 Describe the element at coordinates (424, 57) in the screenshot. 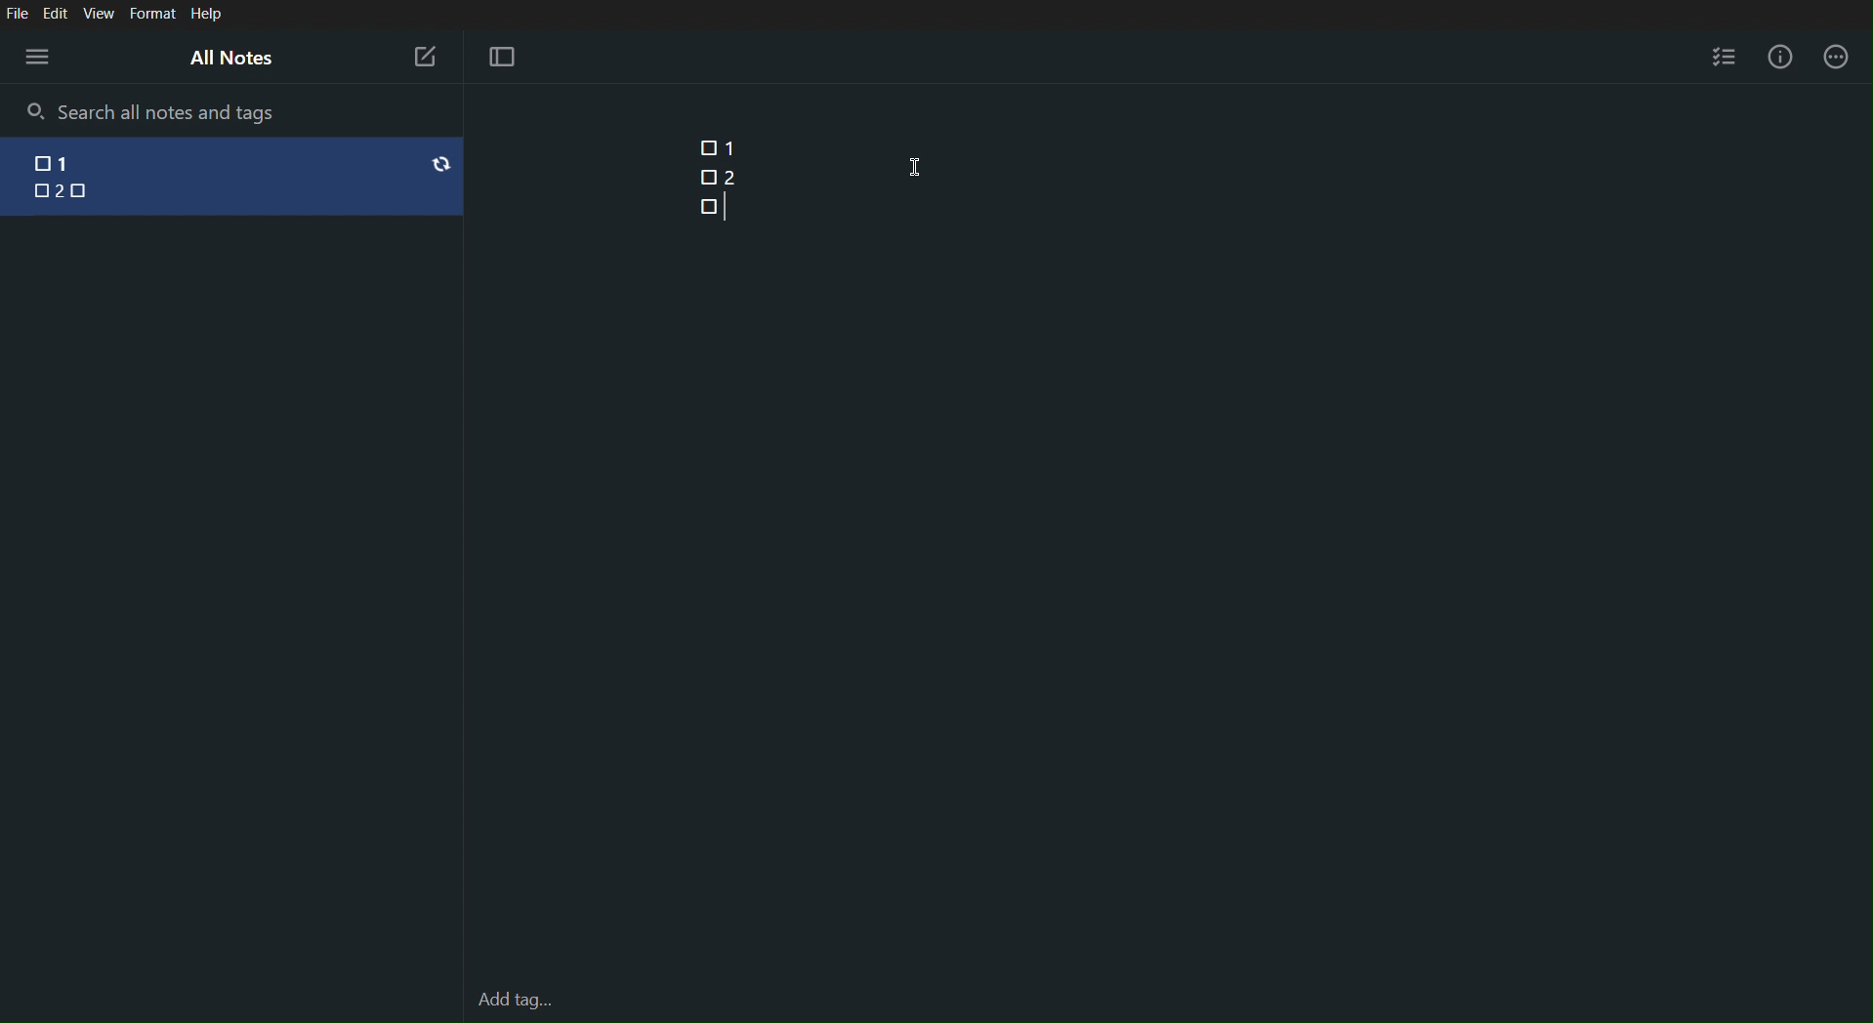

I see `New Note` at that location.